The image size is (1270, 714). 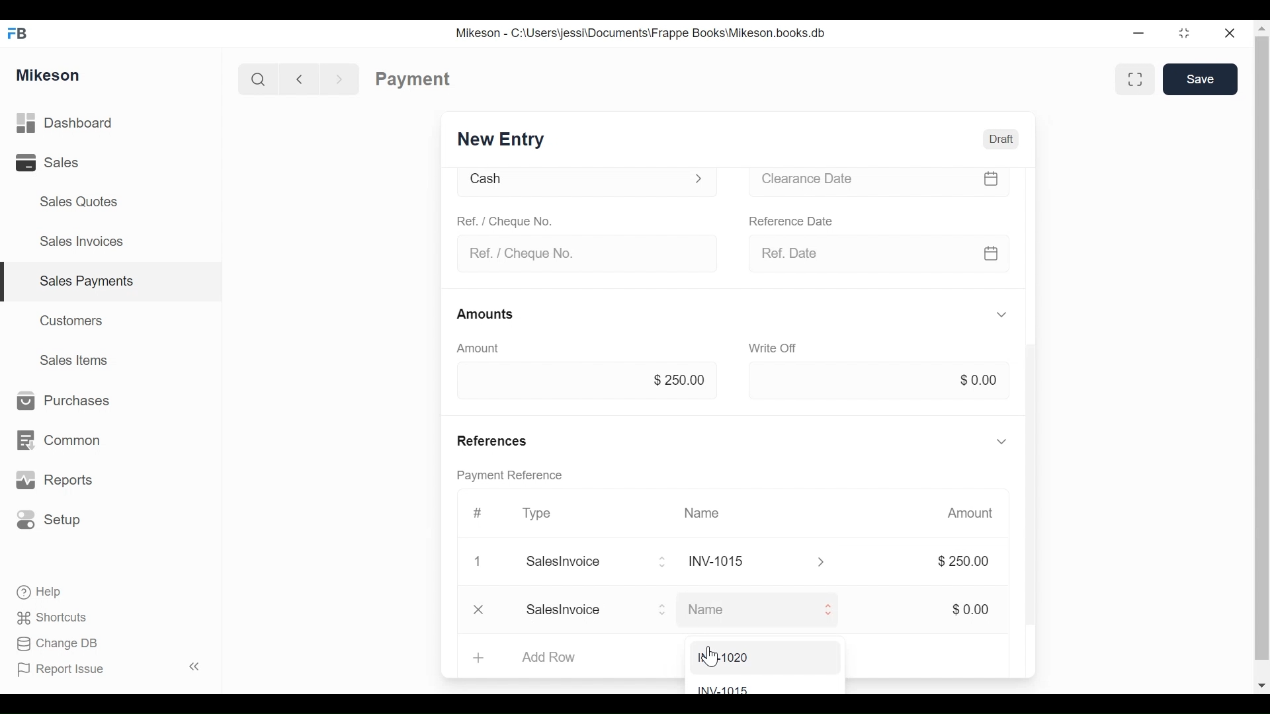 What do you see at coordinates (1136, 77) in the screenshot?
I see `Full width toggle` at bounding box center [1136, 77].